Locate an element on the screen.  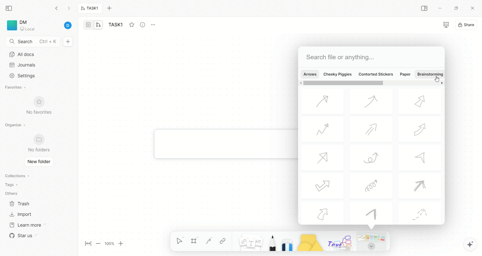
paper is located at coordinates (405, 74).